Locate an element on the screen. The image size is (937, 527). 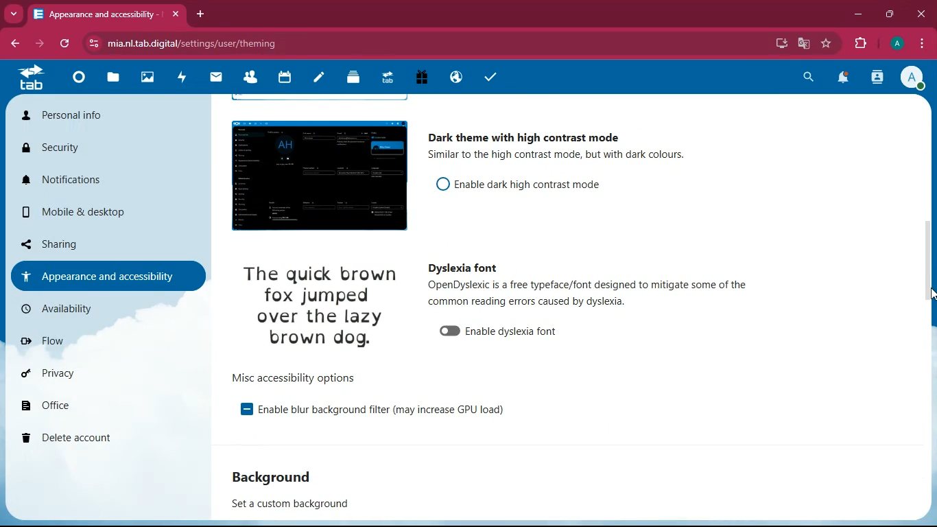
profile is located at coordinates (897, 43).